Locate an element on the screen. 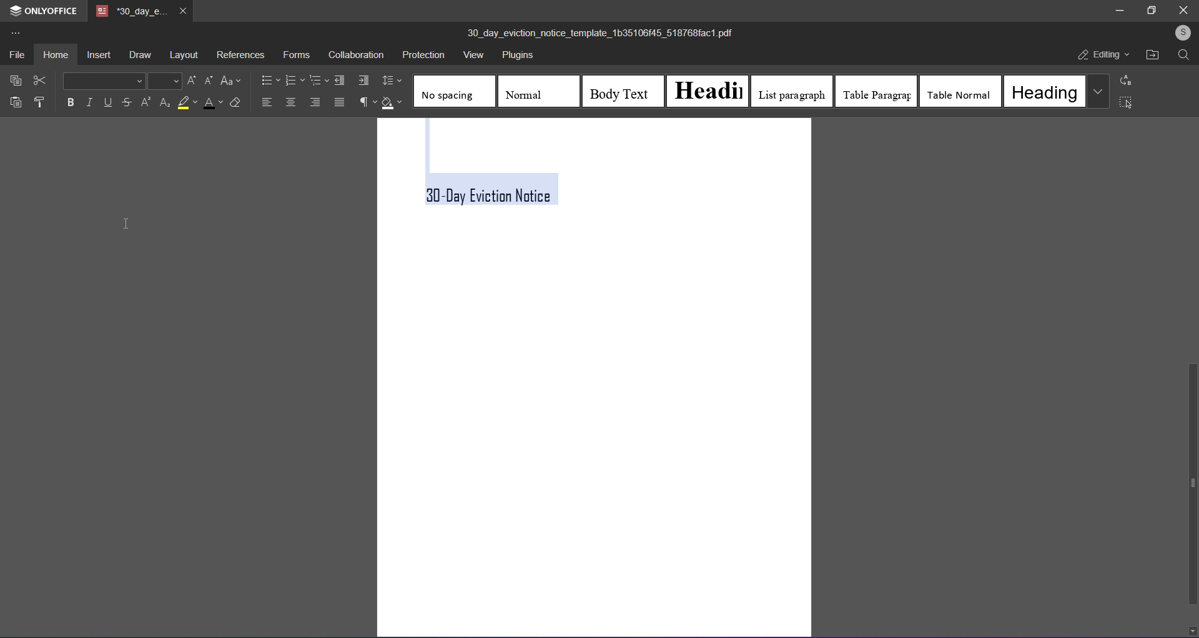  insert is located at coordinates (99, 54).